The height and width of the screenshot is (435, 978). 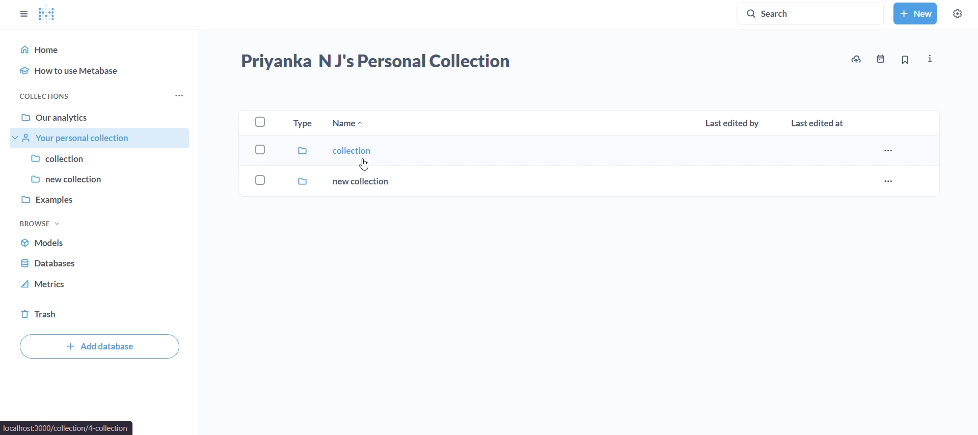 What do you see at coordinates (349, 125) in the screenshot?
I see `name` at bounding box center [349, 125].